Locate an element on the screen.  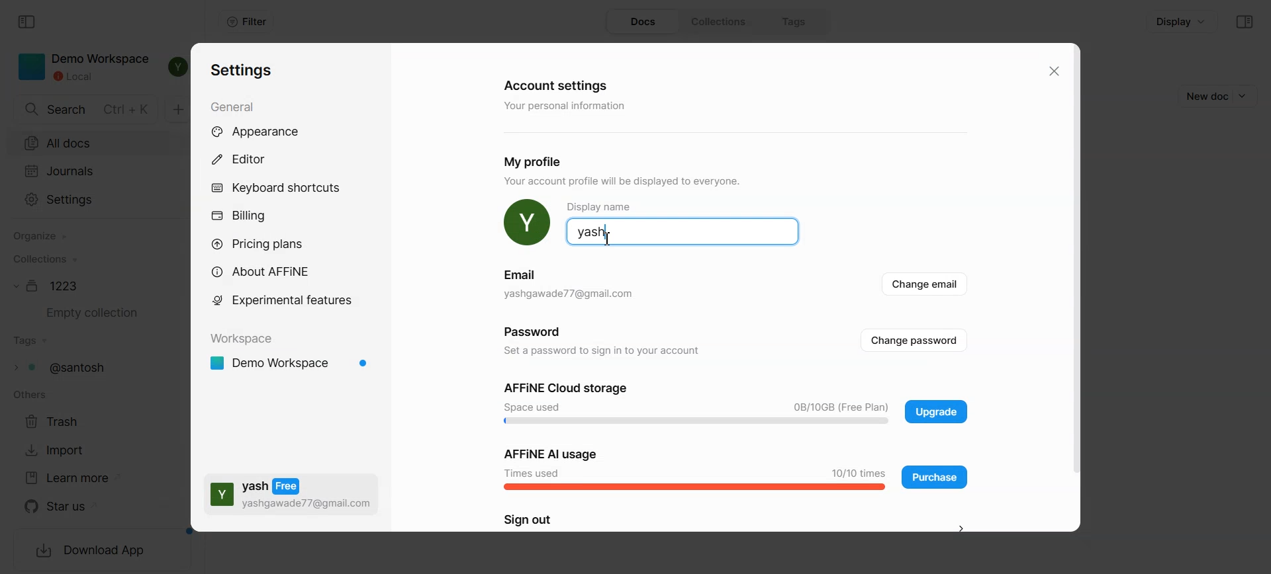
Display name is located at coordinates (682, 224).